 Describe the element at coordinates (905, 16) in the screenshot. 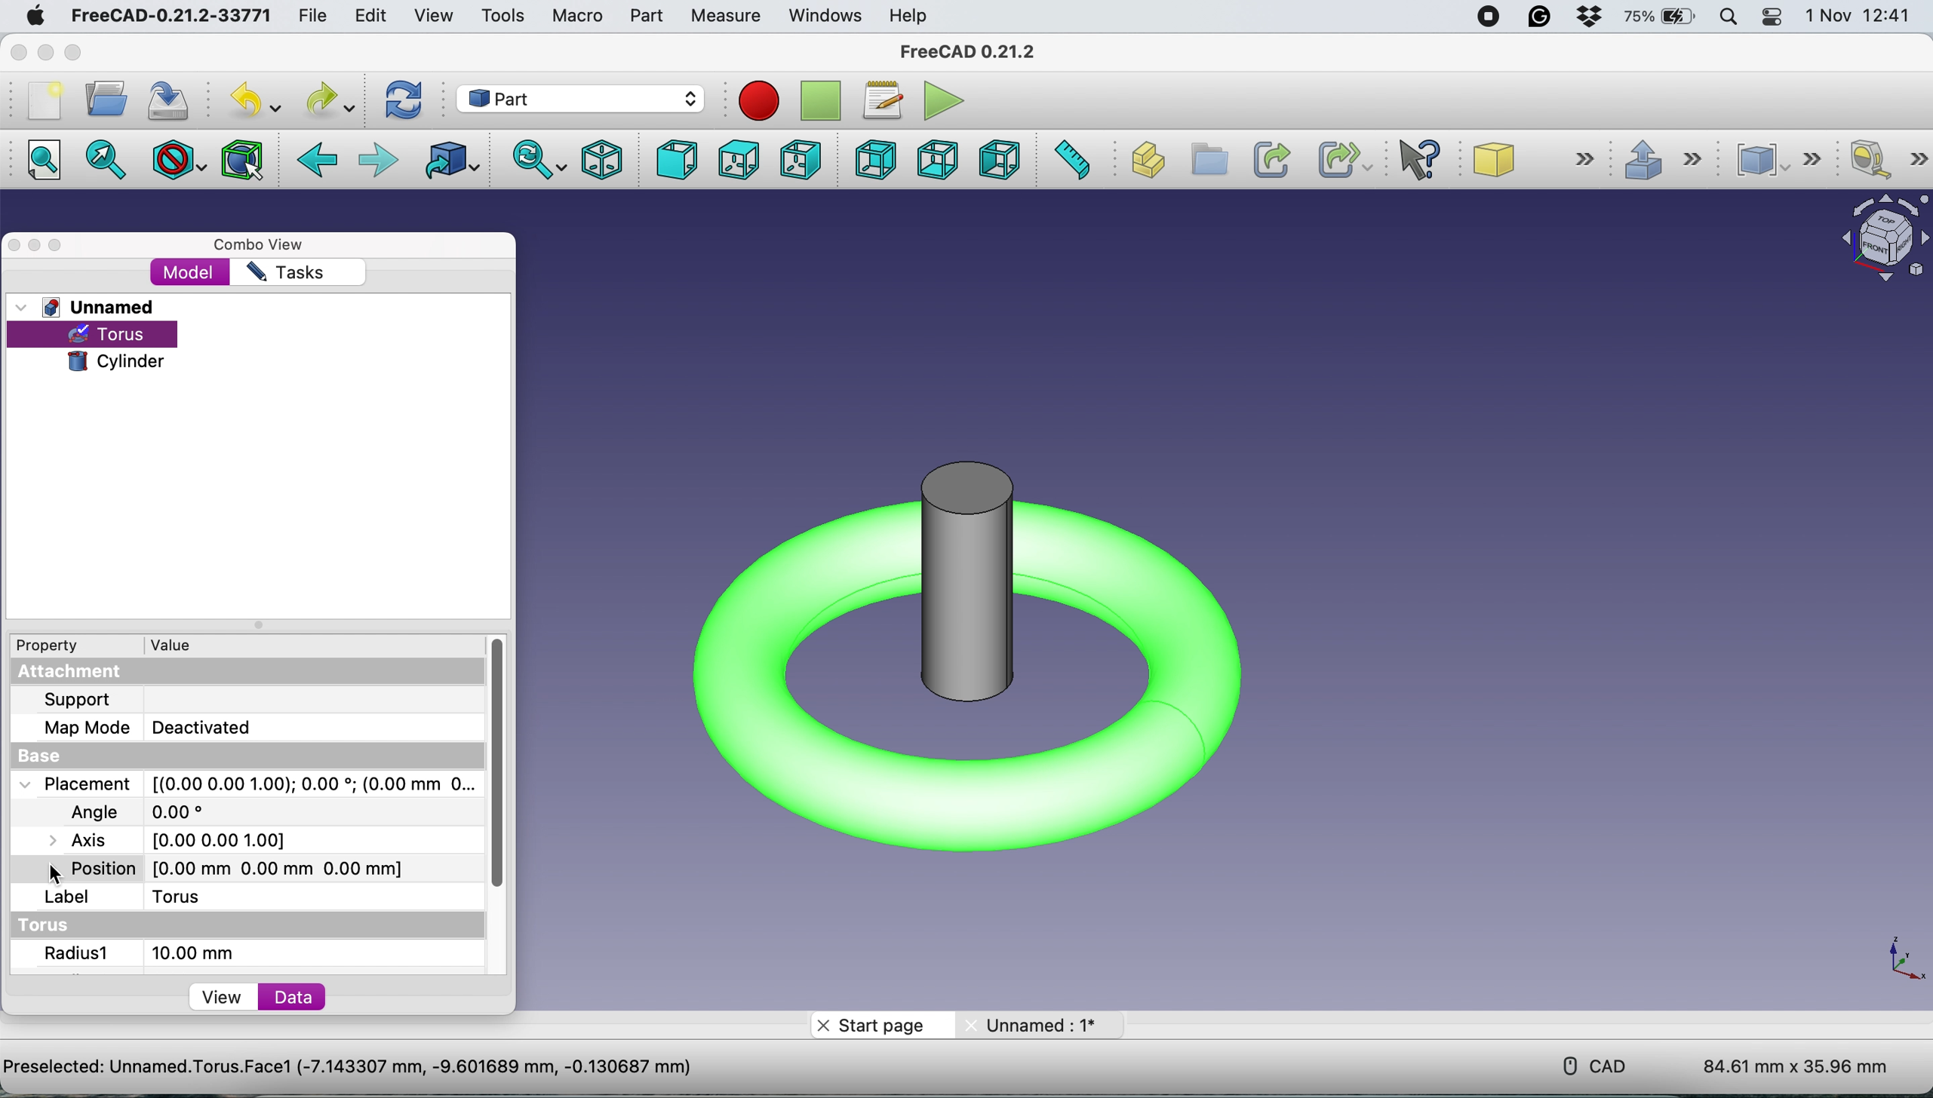

I see `help` at that location.